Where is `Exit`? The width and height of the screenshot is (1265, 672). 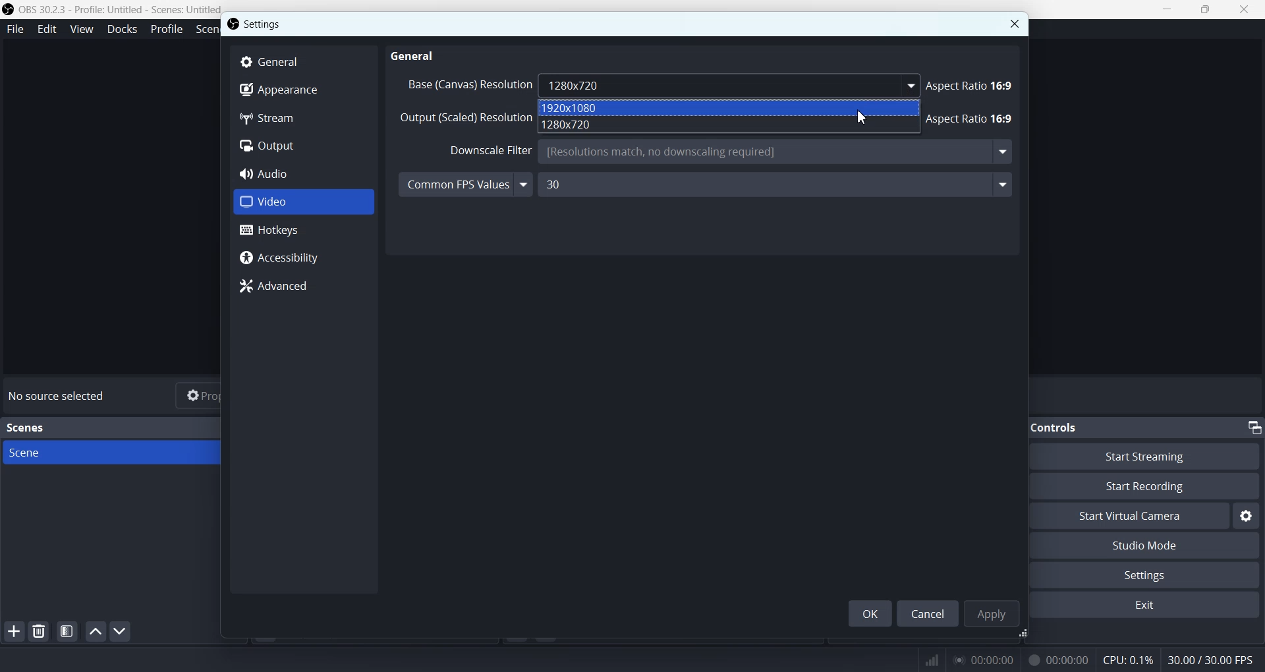
Exit is located at coordinates (1150, 606).